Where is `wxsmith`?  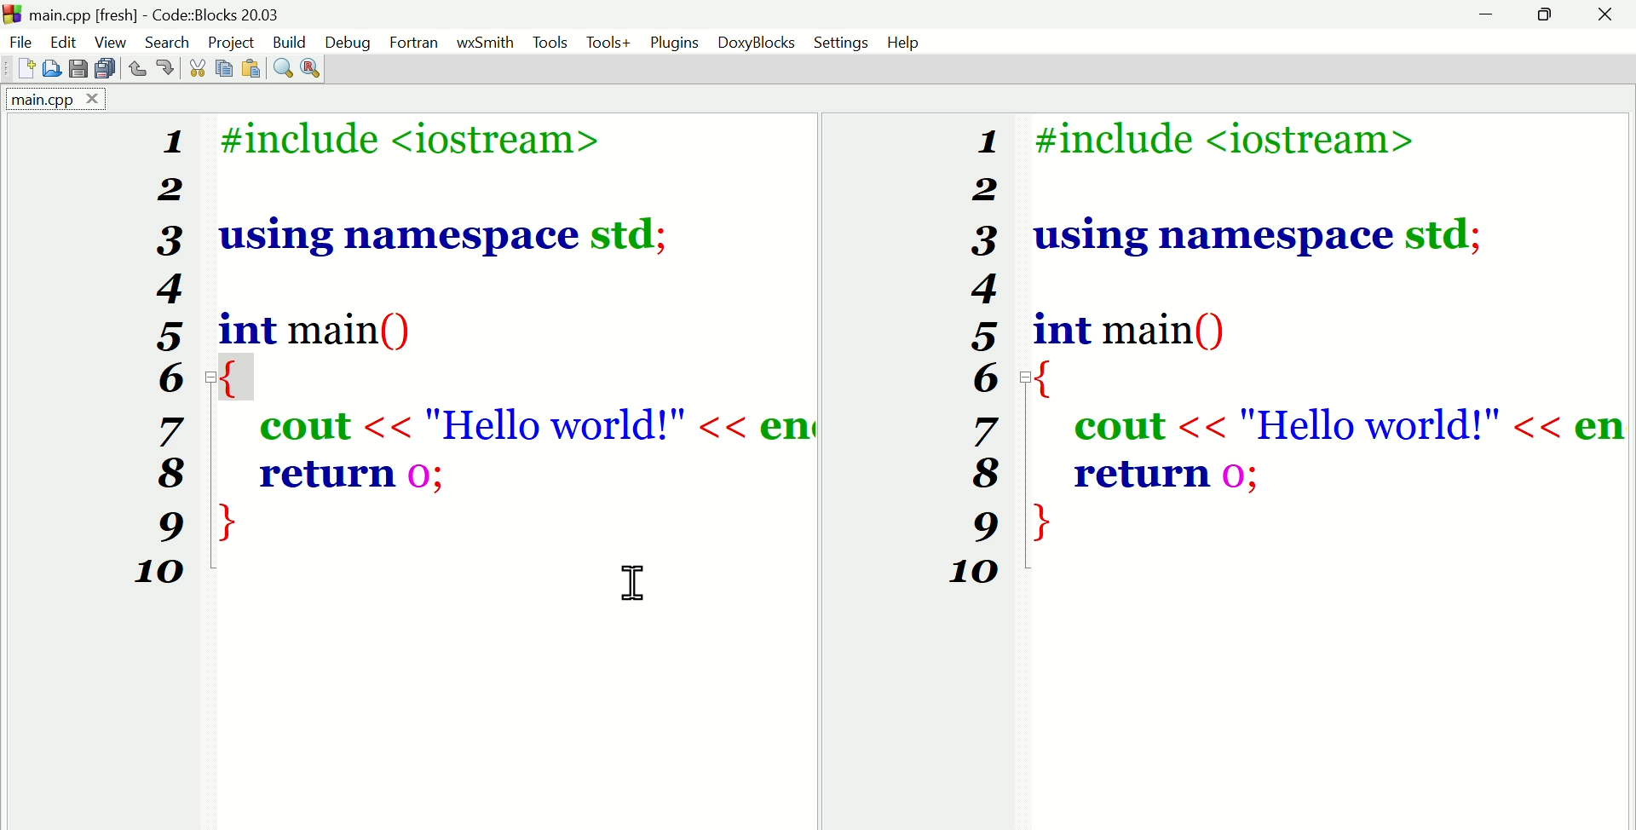 wxsmith is located at coordinates (484, 43).